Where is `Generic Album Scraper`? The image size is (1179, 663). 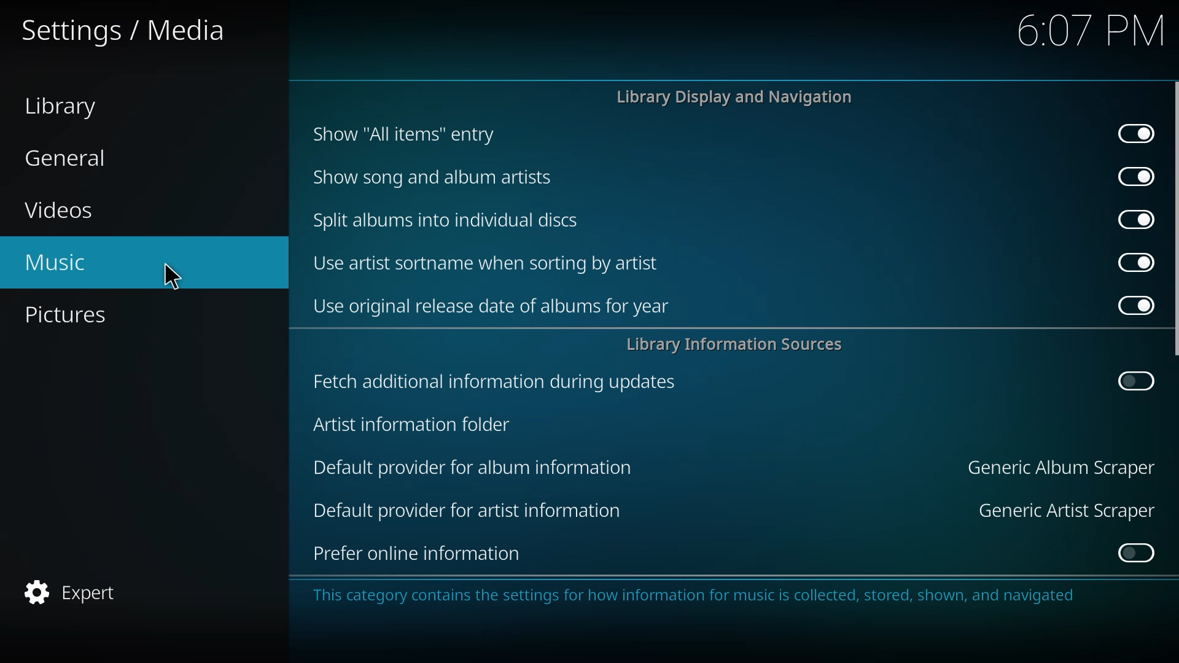
Generic Album Scraper is located at coordinates (1053, 468).